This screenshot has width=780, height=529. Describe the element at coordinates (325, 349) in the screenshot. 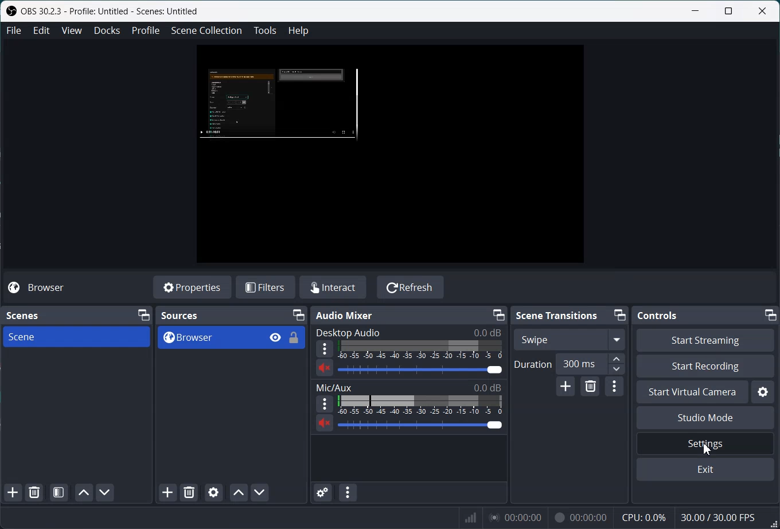

I see `More` at that location.